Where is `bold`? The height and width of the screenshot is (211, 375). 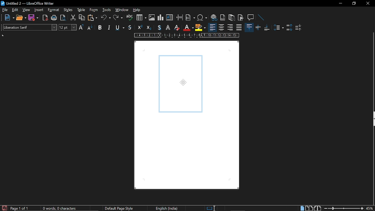 bold is located at coordinates (100, 27).